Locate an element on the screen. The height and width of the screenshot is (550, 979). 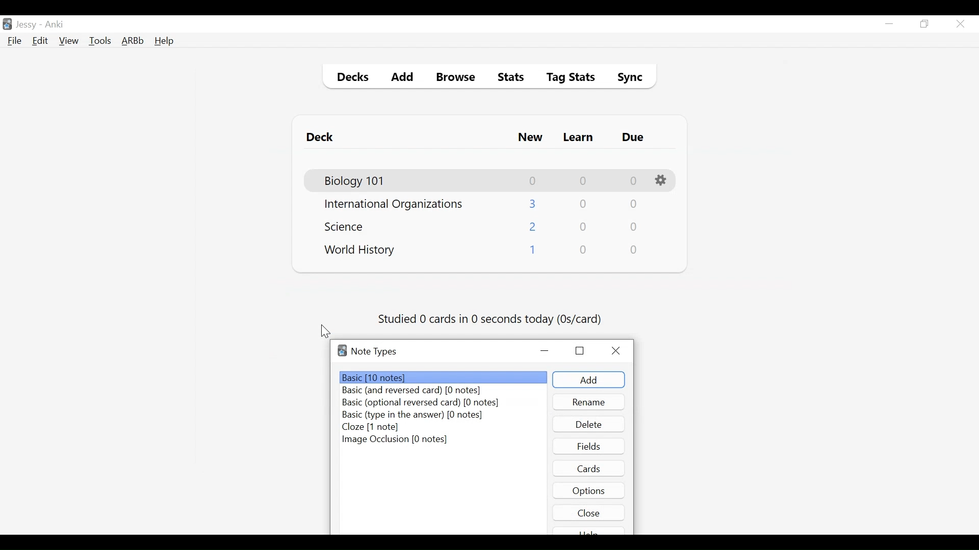
Close is located at coordinates (619, 351).